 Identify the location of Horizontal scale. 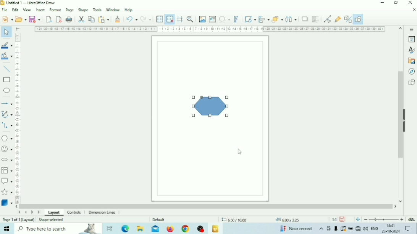
(210, 29).